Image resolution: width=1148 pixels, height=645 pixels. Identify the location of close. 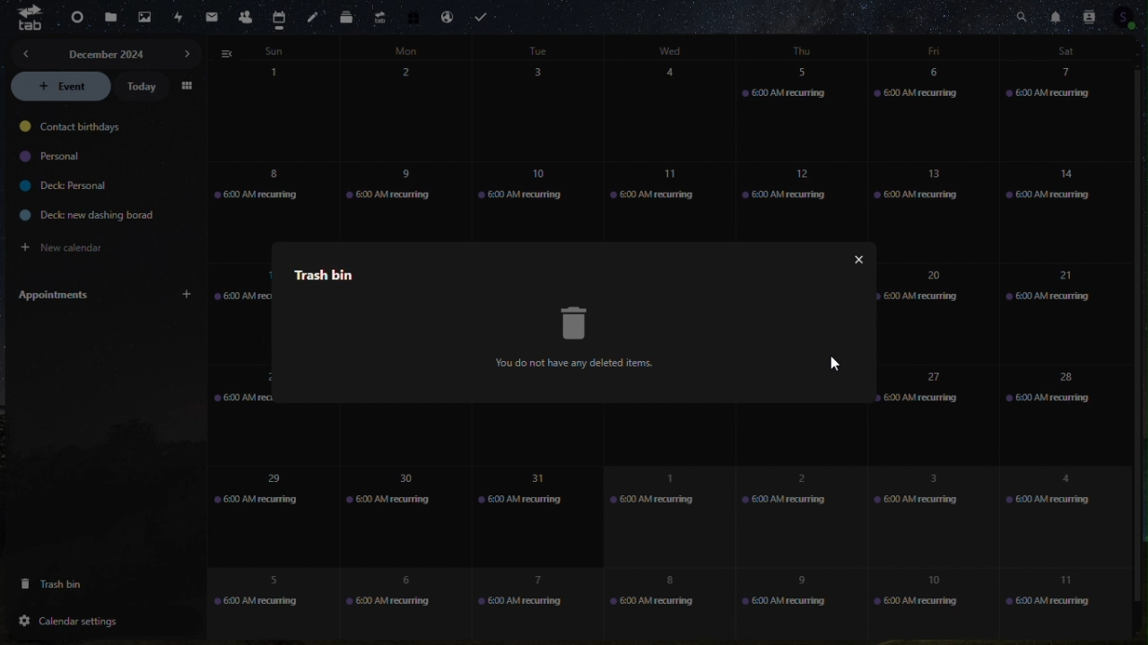
(853, 262).